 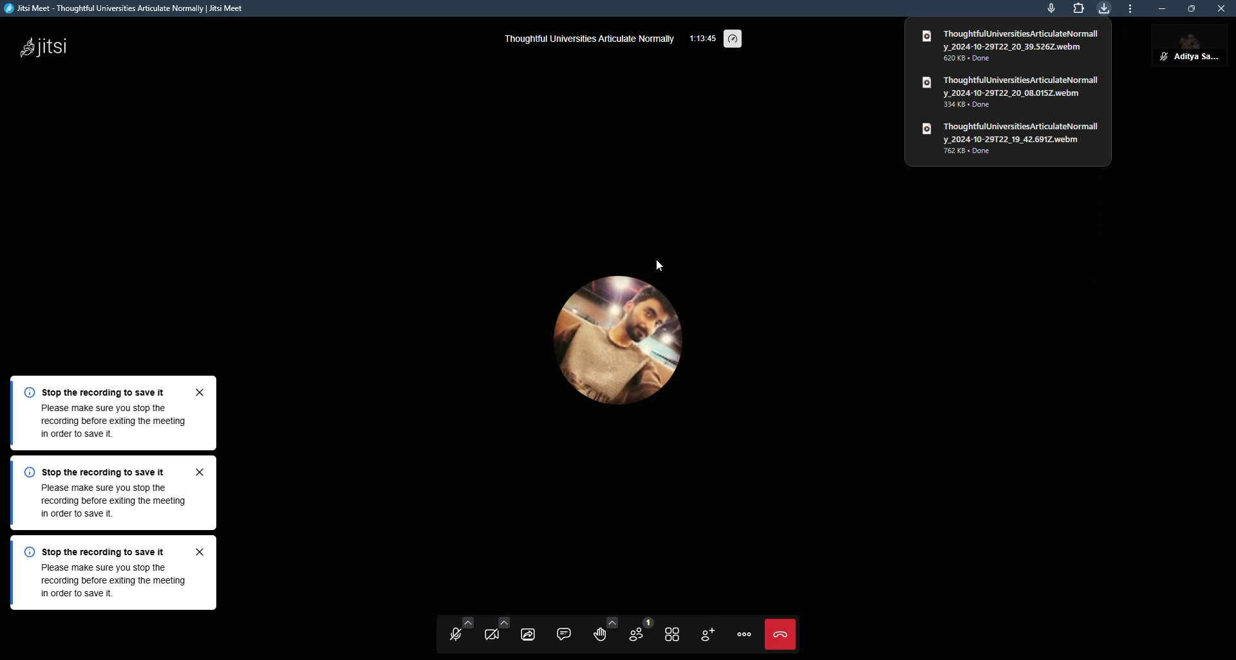 I want to click on maximize, so click(x=1191, y=8).